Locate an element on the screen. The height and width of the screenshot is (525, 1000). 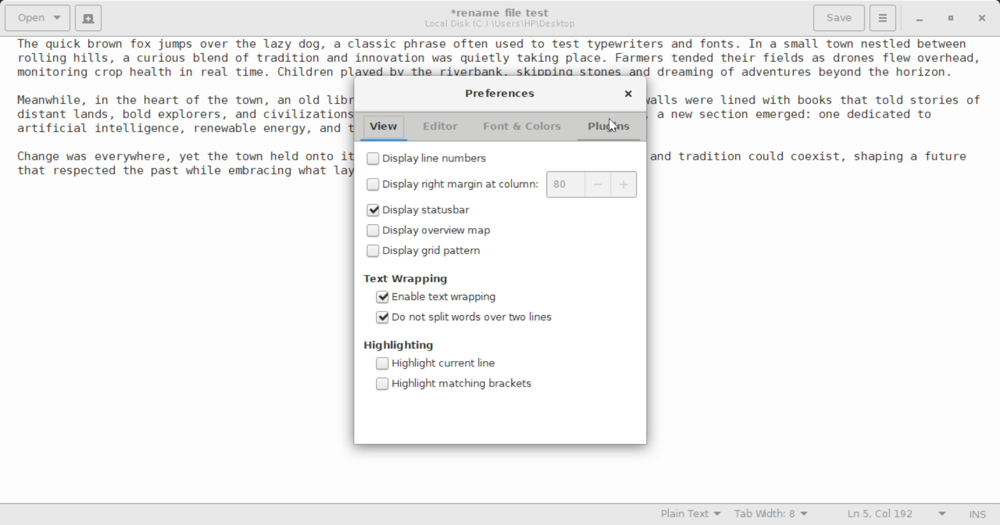
Display right margin at column is located at coordinates (451, 185).